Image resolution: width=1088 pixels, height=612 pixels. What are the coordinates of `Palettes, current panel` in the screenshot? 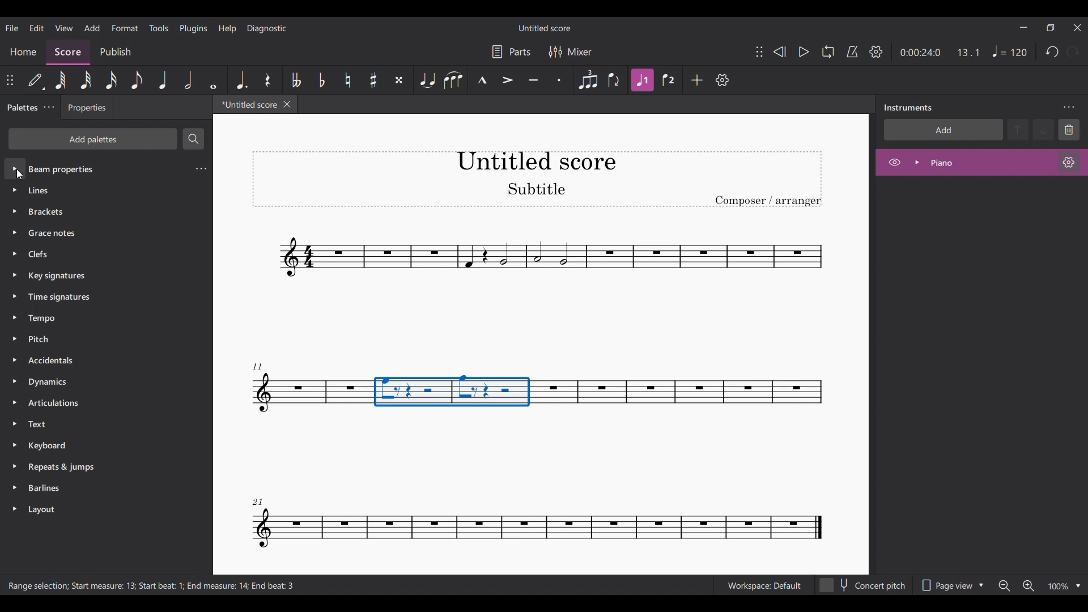 It's located at (20, 109).